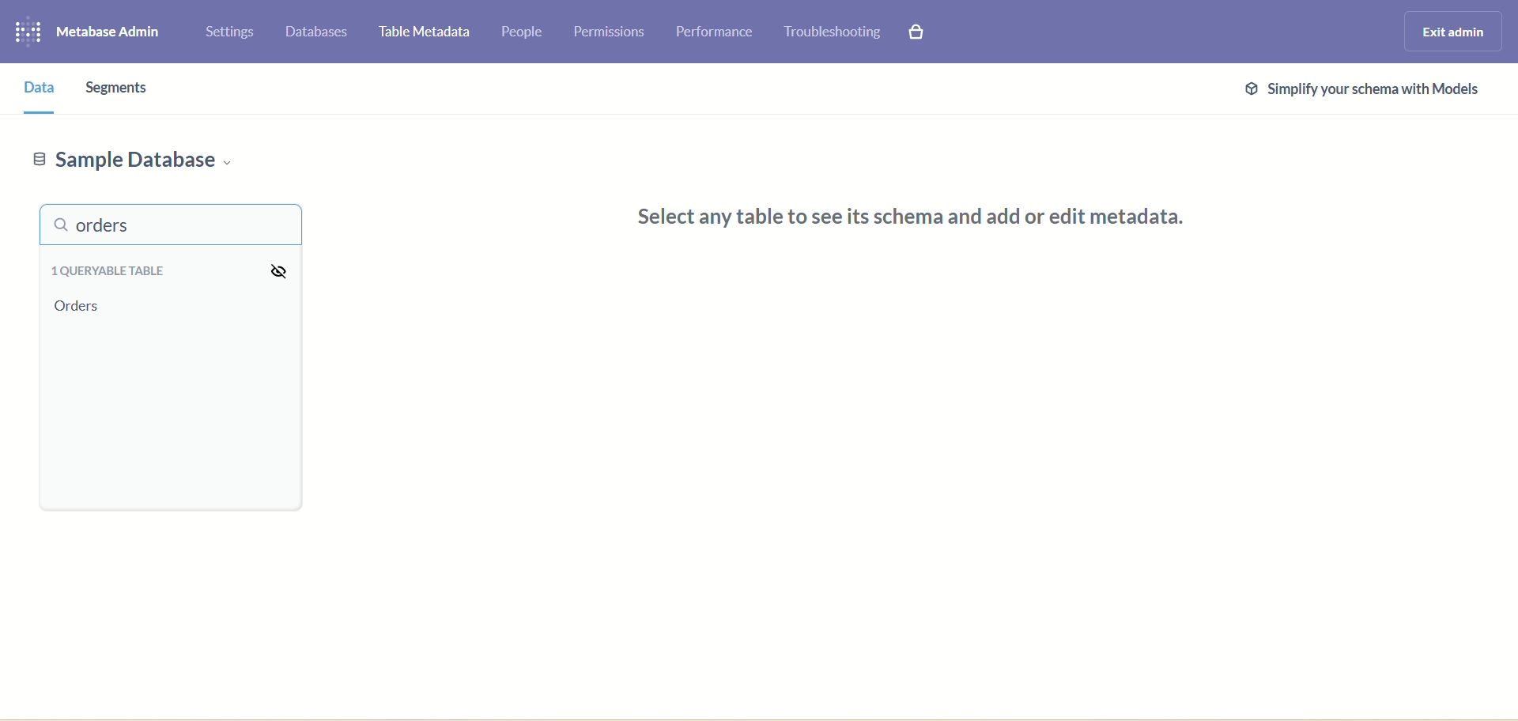 This screenshot has height=721, width=1518. What do you see at coordinates (831, 32) in the screenshot?
I see `trouble shooting` at bounding box center [831, 32].